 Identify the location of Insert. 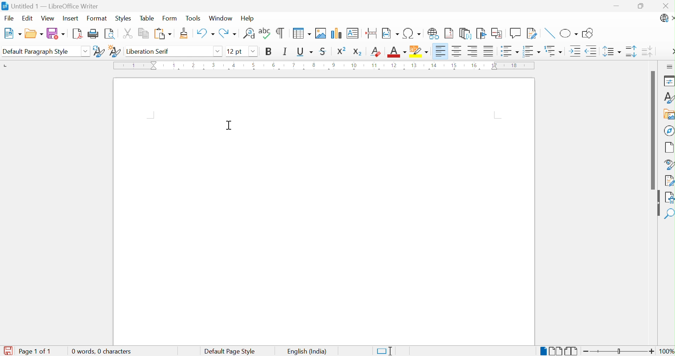
(71, 18).